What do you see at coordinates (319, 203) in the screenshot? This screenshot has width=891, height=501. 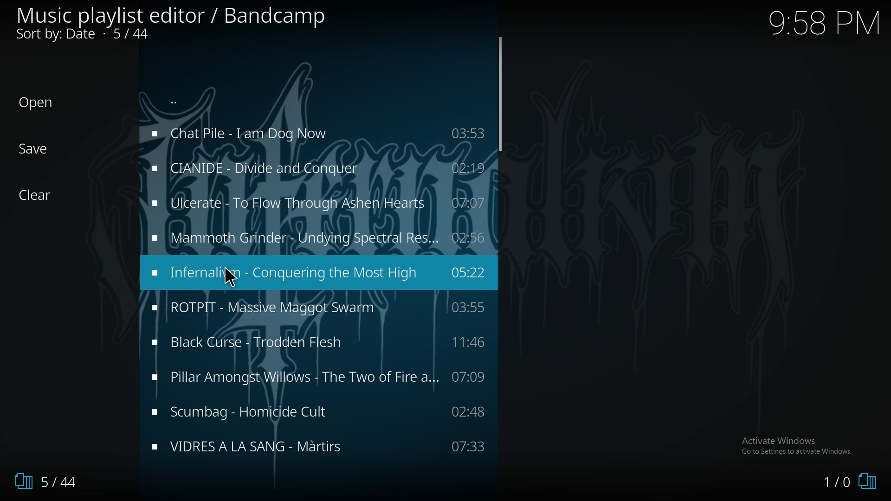 I see `music` at bounding box center [319, 203].